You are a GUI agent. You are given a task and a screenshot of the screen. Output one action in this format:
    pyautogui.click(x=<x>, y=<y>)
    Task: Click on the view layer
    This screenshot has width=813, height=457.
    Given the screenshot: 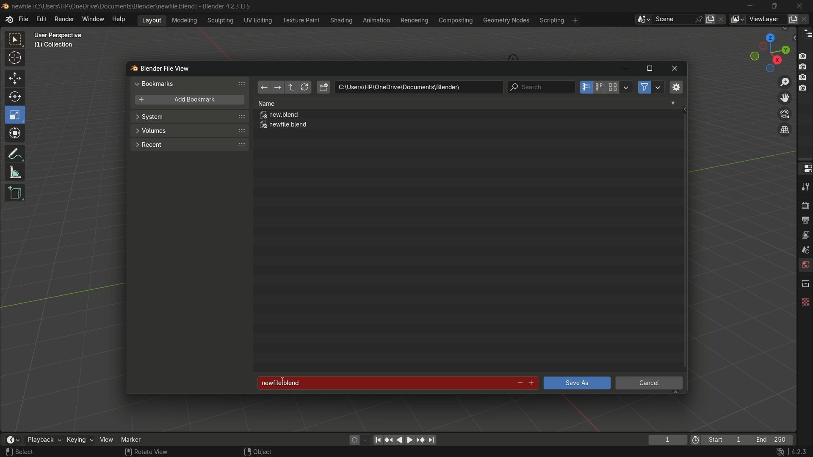 What is the action you would take?
    pyautogui.click(x=805, y=234)
    